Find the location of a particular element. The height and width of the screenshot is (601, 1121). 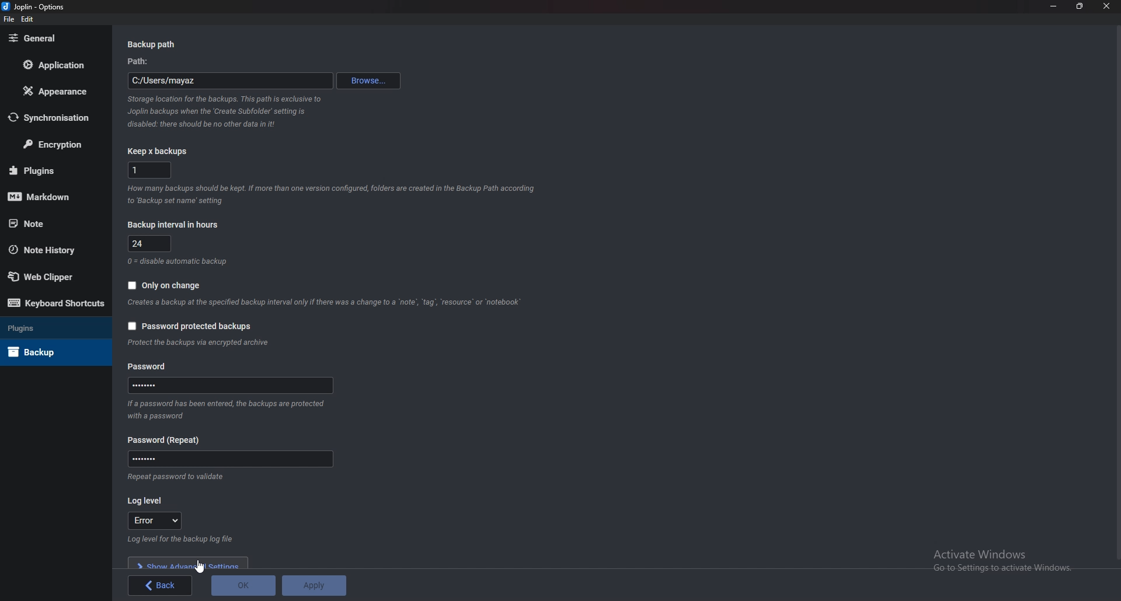

Password is located at coordinates (229, 459).